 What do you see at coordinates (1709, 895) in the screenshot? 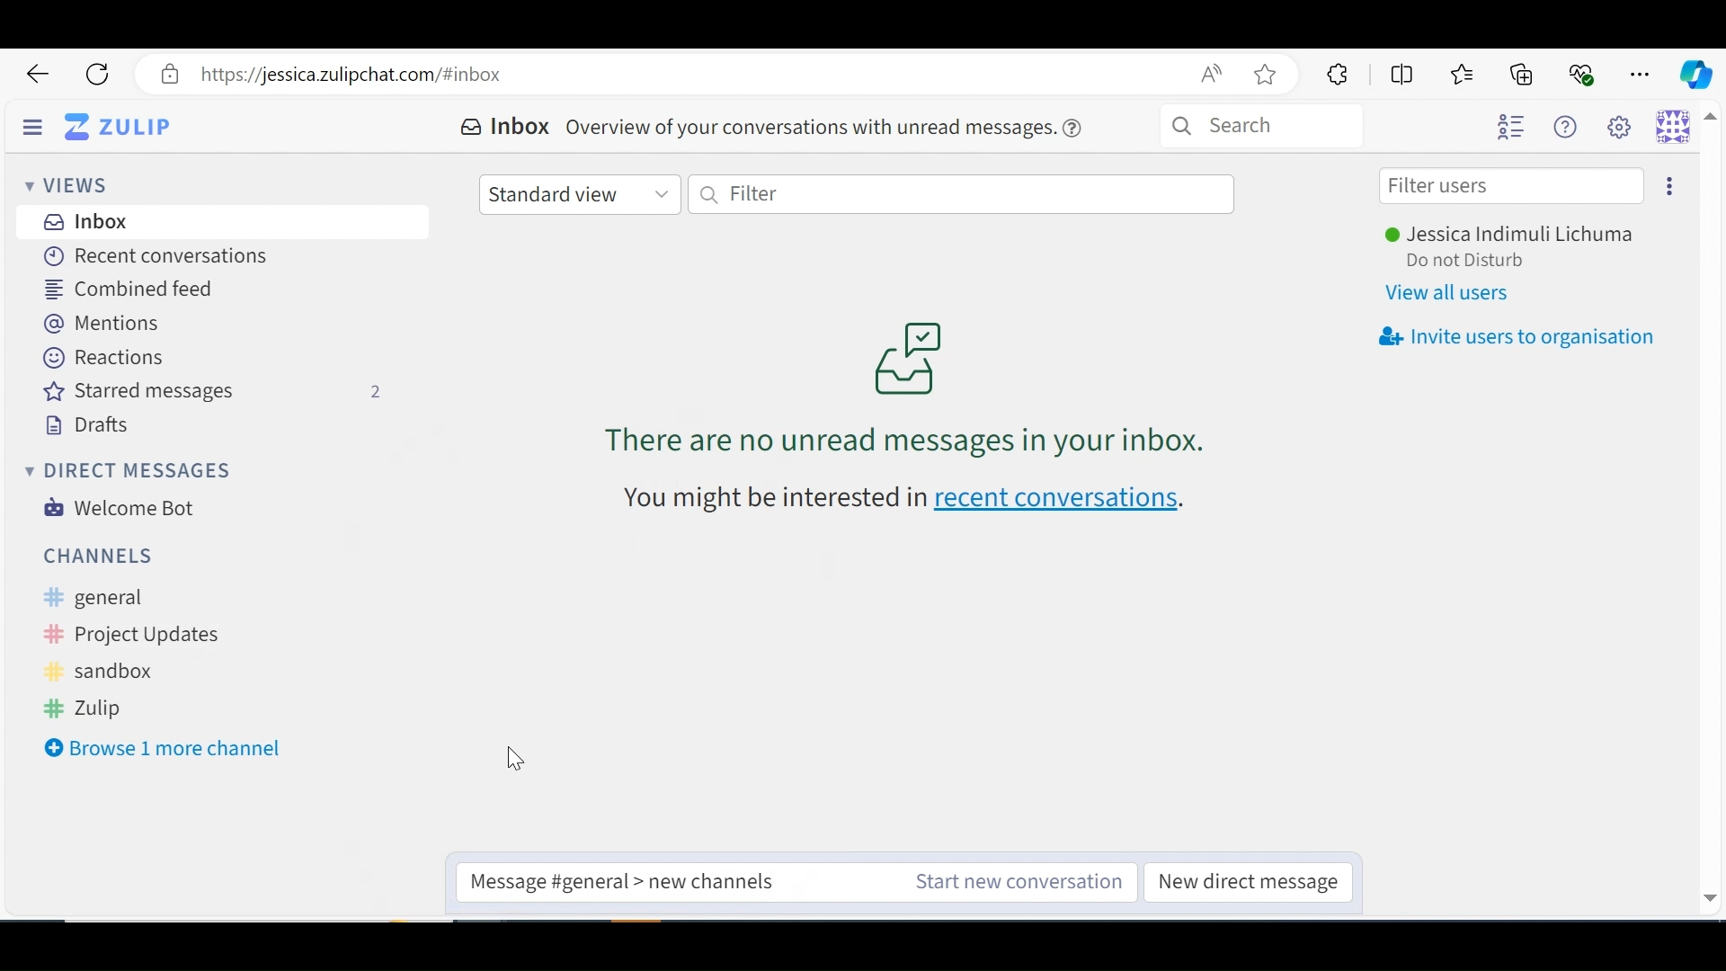
I see `Down` at bounding box center [1709, 895].